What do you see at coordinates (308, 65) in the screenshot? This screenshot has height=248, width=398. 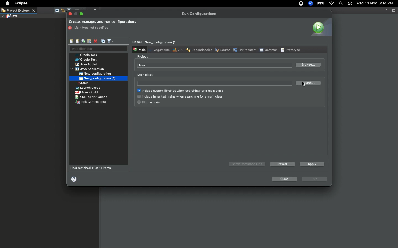 I see `Browse` at bounding box center [308, 65].